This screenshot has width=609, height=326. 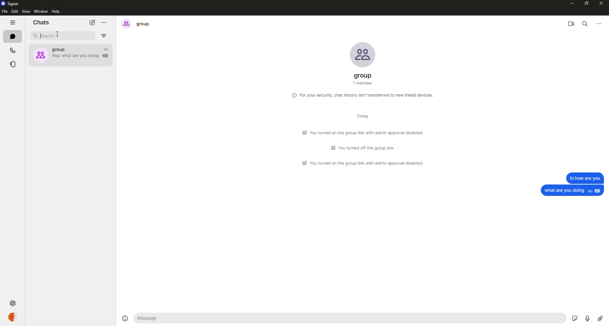 What do you see at coordinates (56, 11) in the screenshot?
I see `help` at bounding box center [56, 11].